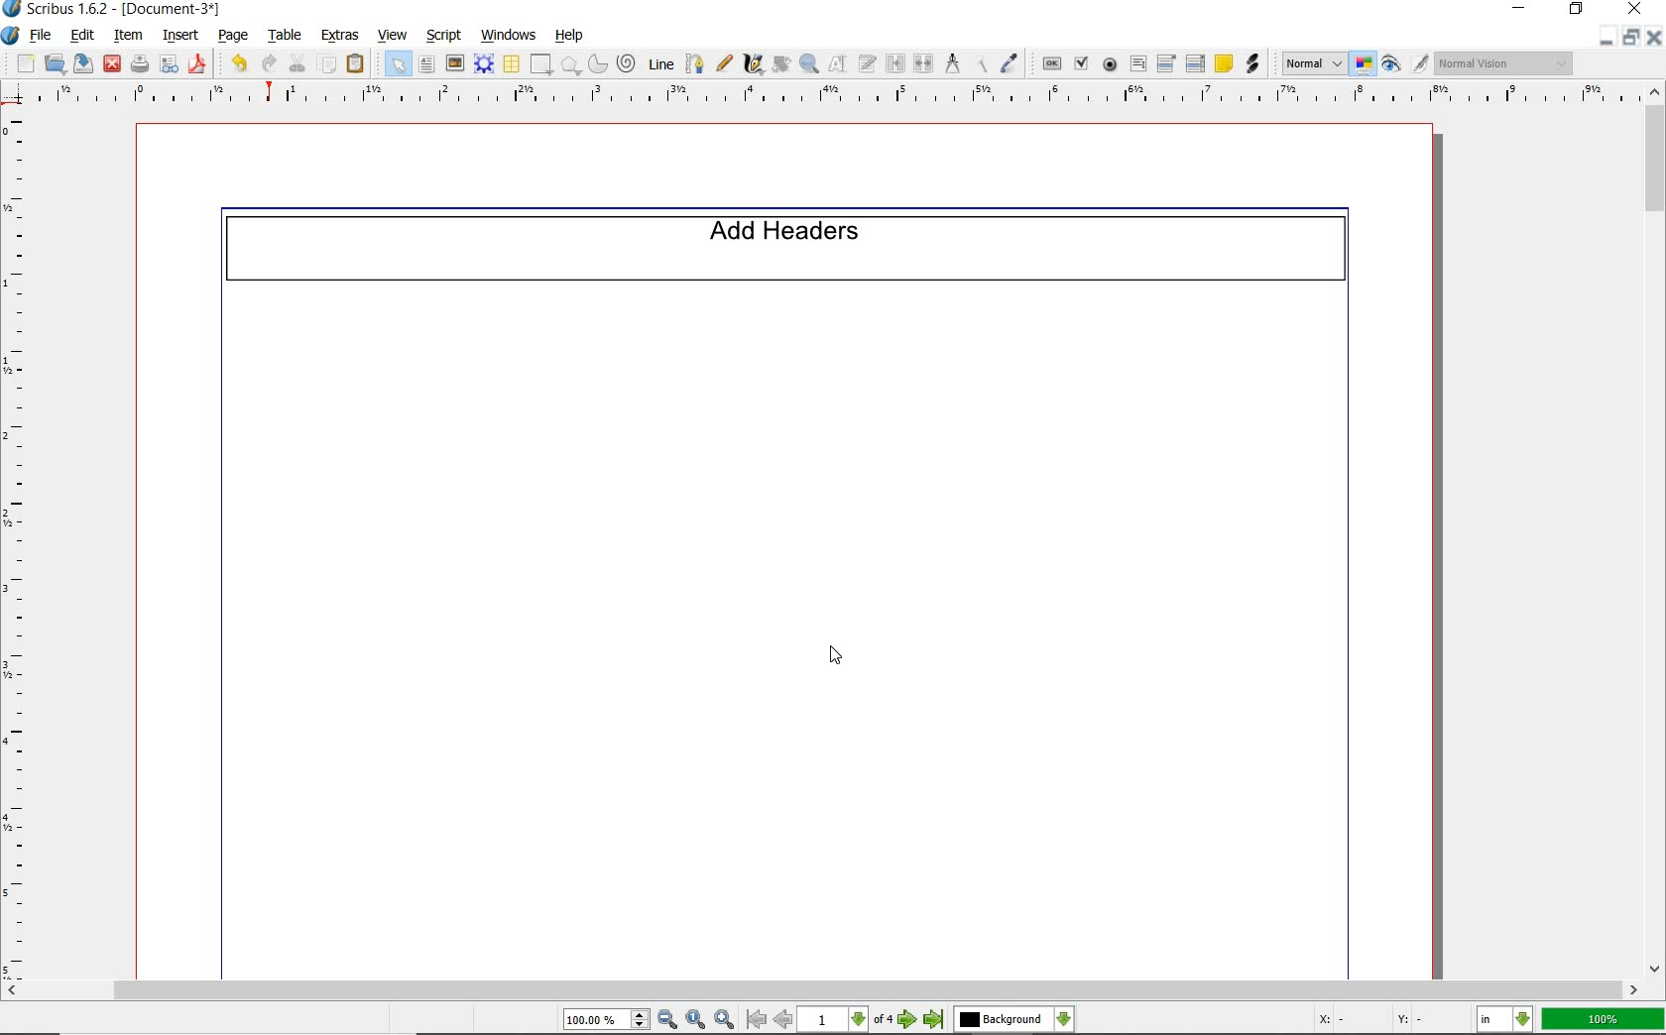 Image resolution: width=1666 pixels, height=1035 pixels. Describe the element at coordinates (630, 63) in the screenshot. I see `spiral` at that location.